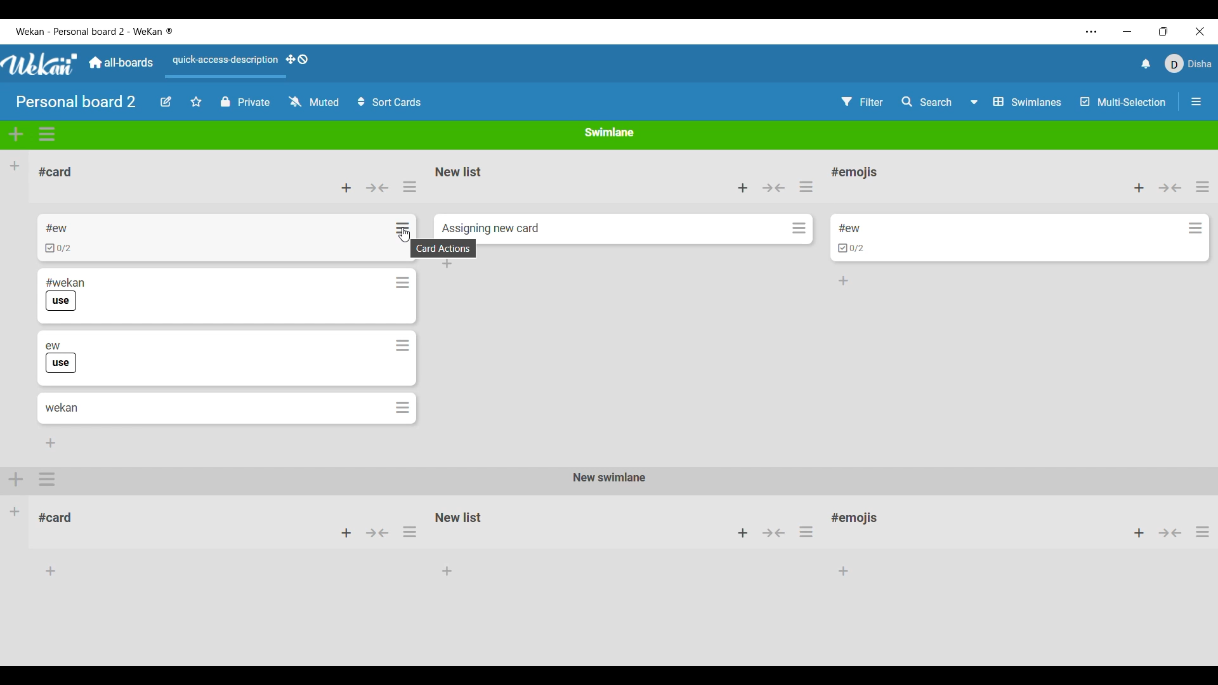 This screenshot has height=685, width=1218. Describe the element at coordinates (197, 101) in the screenshot. I see `Star board` at that location.